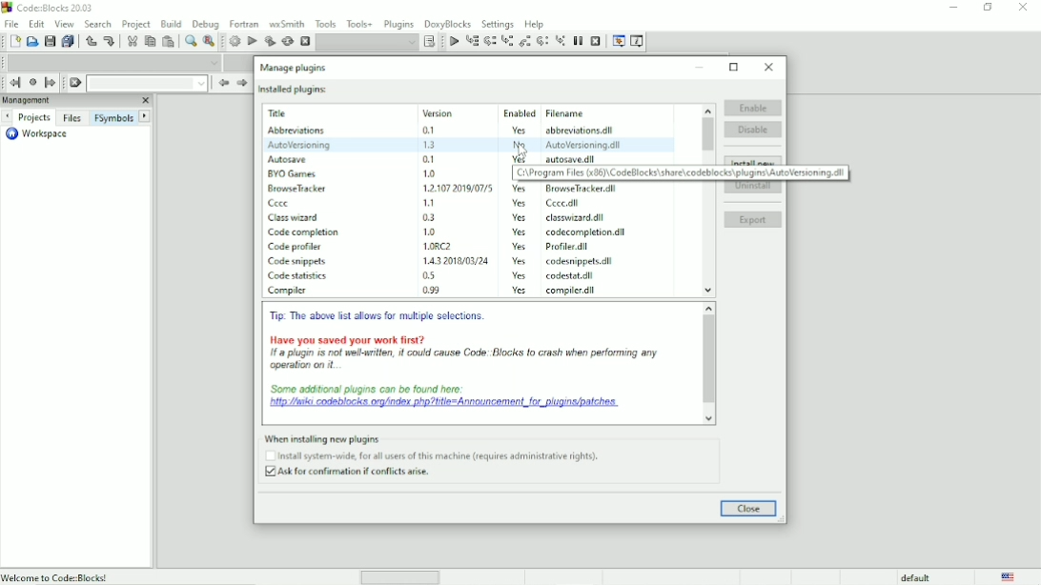 The width and height of the screenshot is (1041, 585). Describe the element at coordinates (710, 418) in the screenshot. I see `scroll down ` at that location.